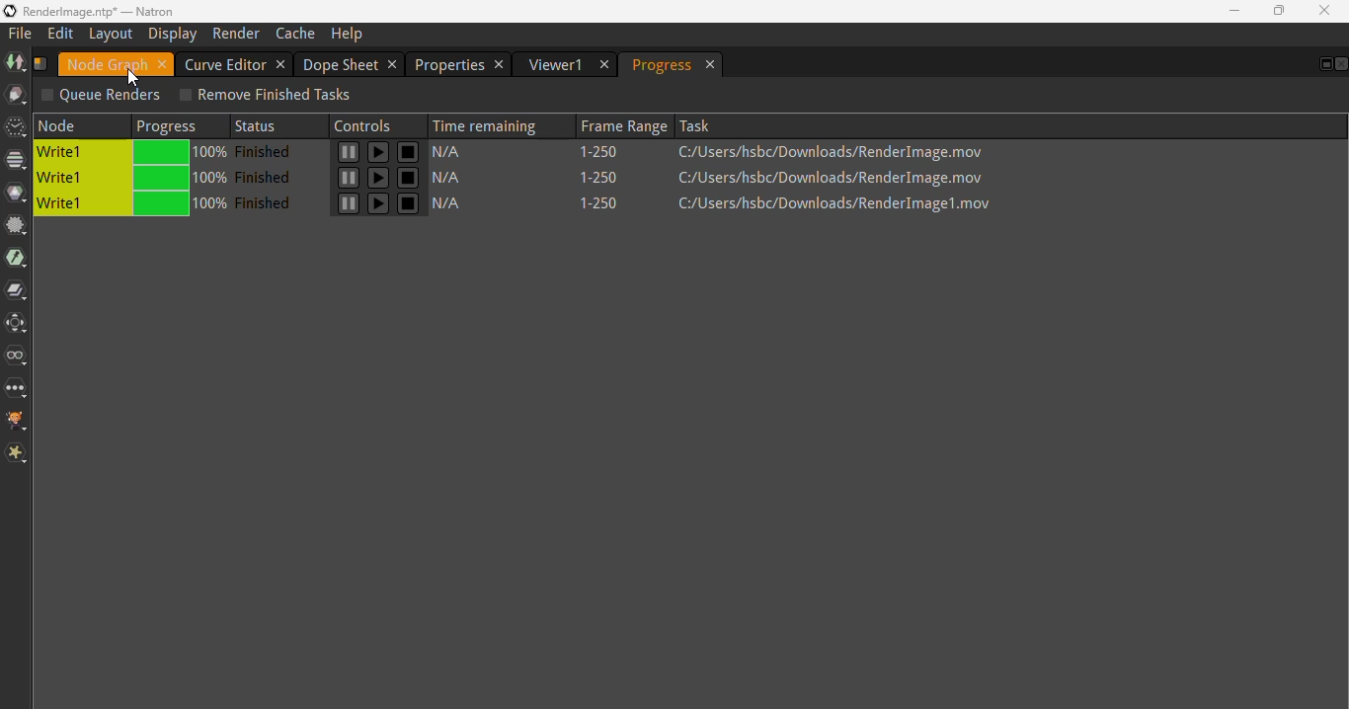  I want to click on pause, so click(379, 178).